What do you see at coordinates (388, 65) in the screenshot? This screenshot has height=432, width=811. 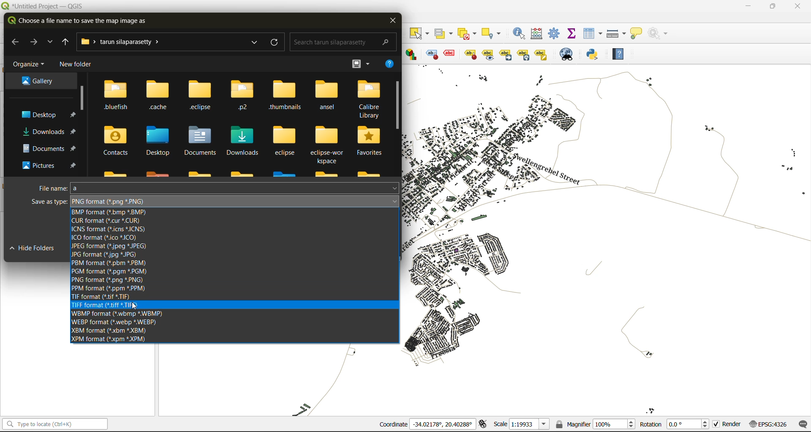 I see `help` at bounding box center [388, 65].